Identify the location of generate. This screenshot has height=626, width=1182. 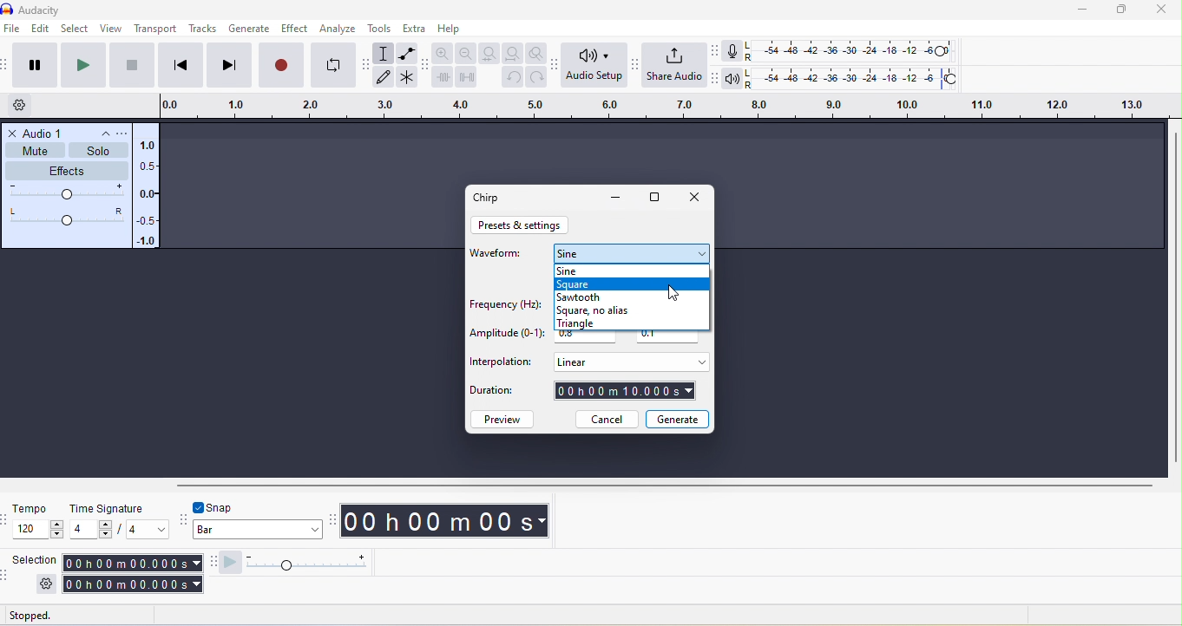
(248, 29).